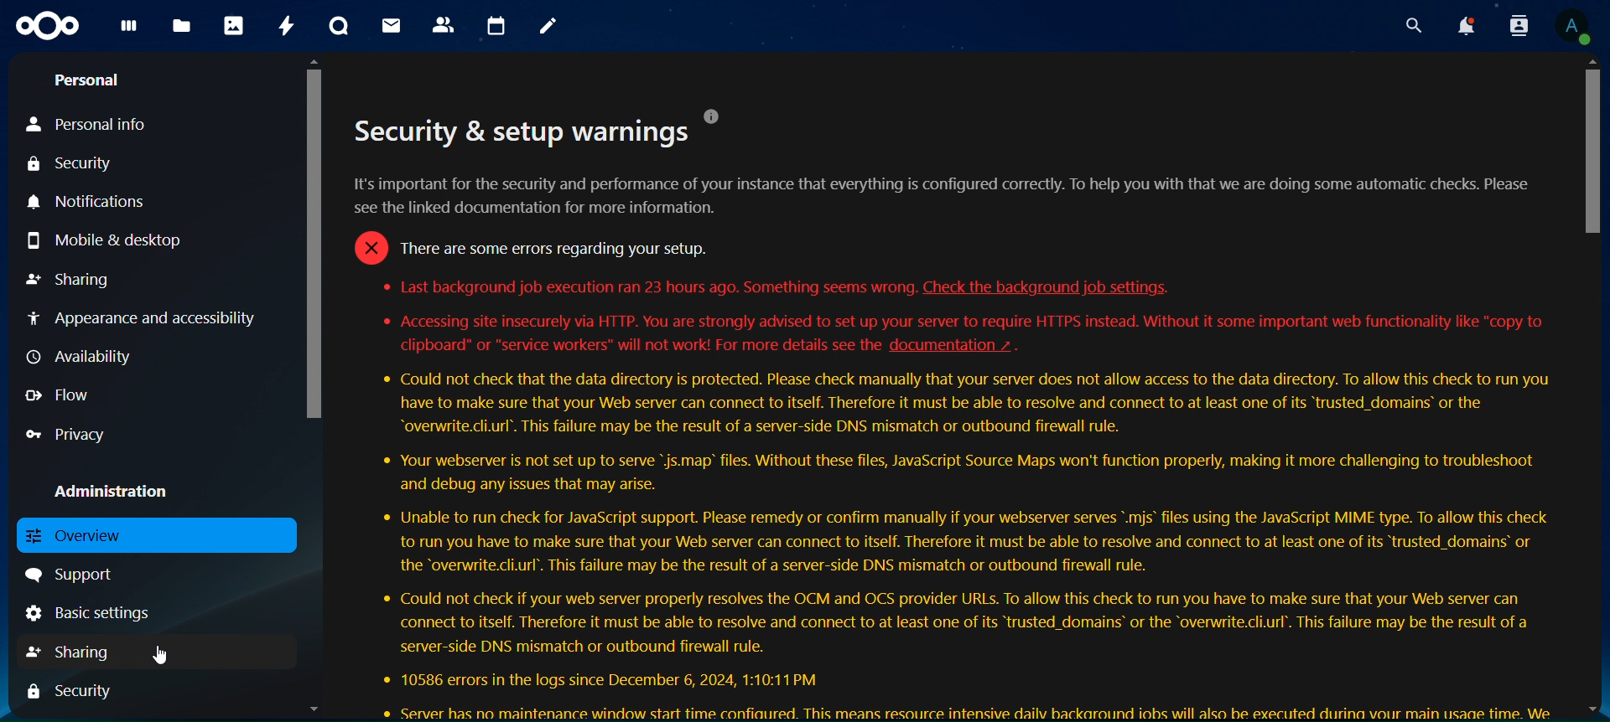 The width and height of the screenshot is (1610, 722). What do you see at coordinates (950, 413) in the screenshot?
I see `text` at bounding box center [950, 413].